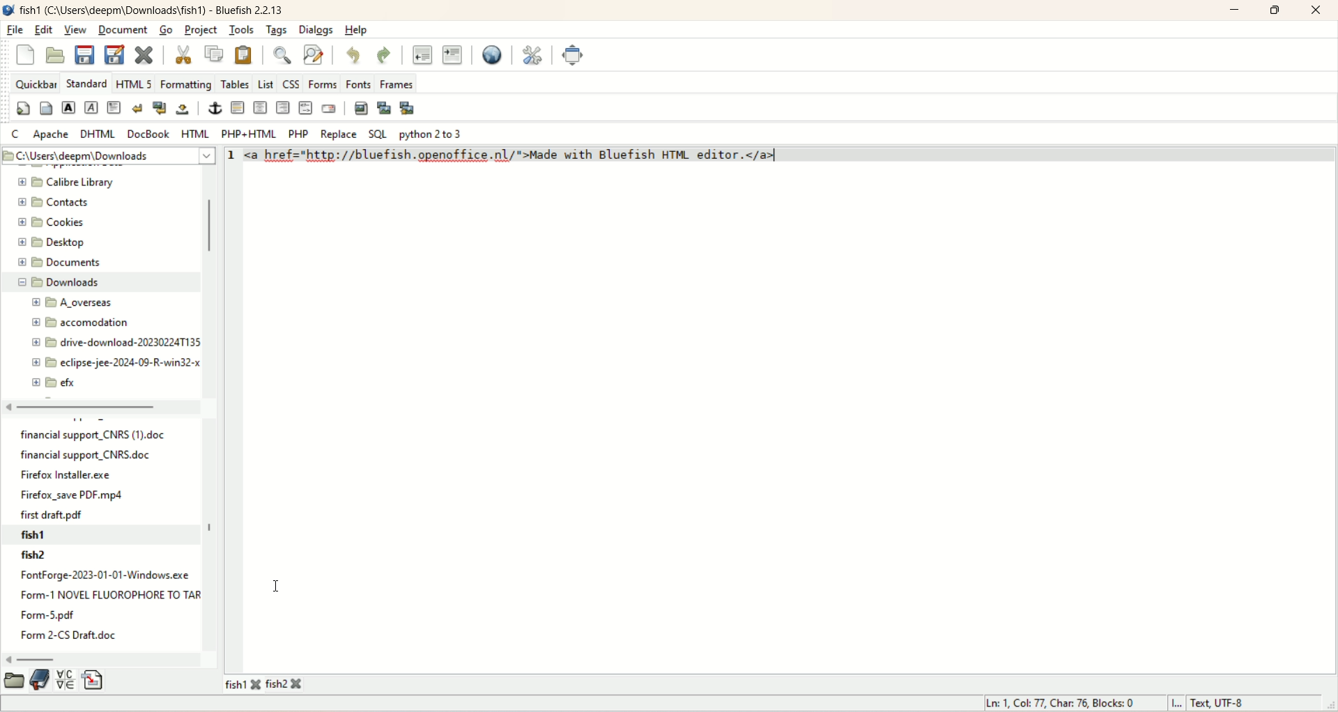 This screenshot has height=712, width=1338. What do you see at coordinates (213, 108) in the screenshot?
I see `anchor/hyperlink` at bounding box center [213, 108].